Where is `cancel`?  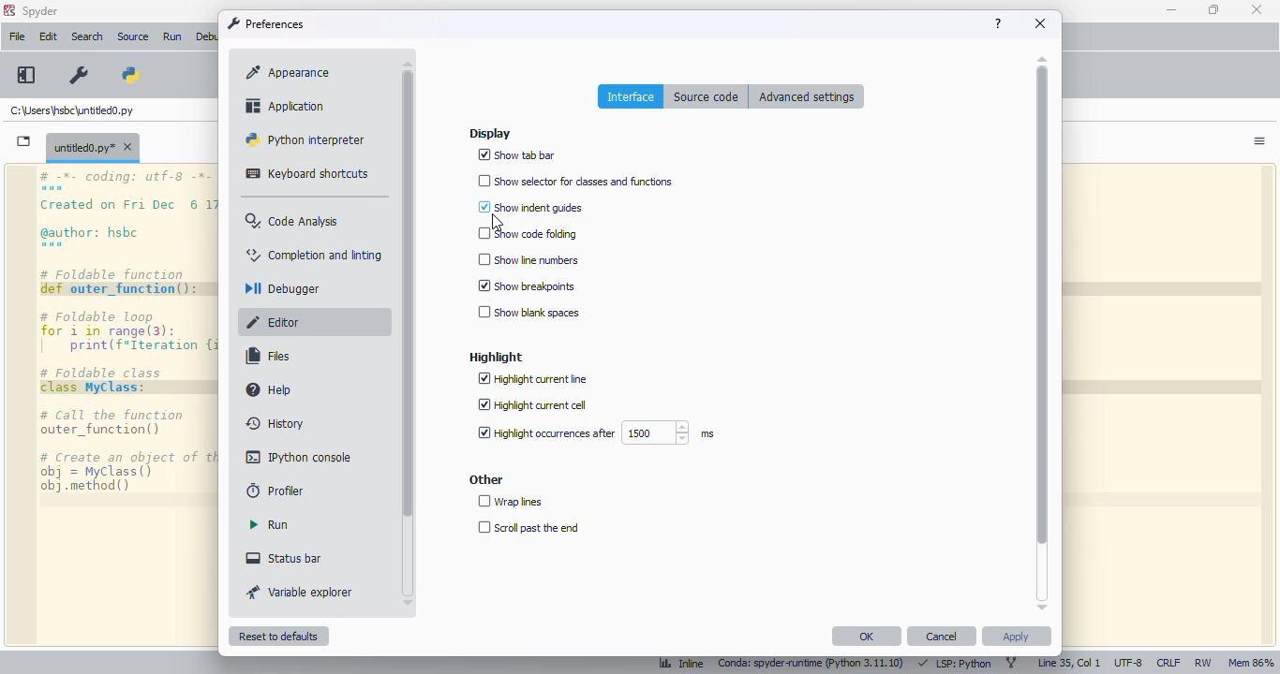 cancel is located at coordinates (941, 636).